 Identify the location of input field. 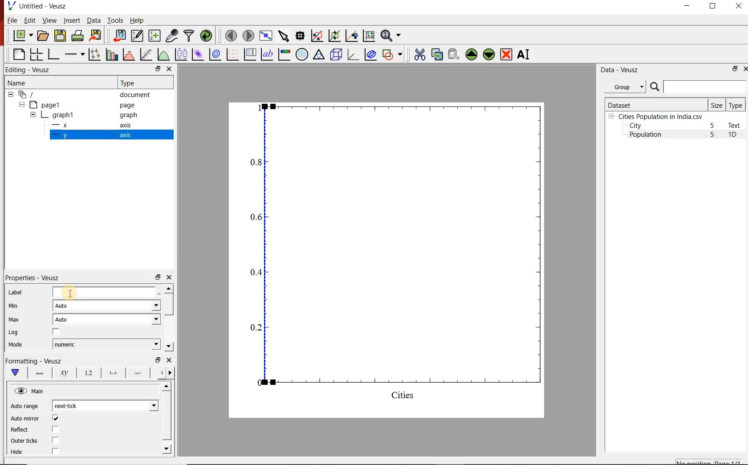
(106, 292).